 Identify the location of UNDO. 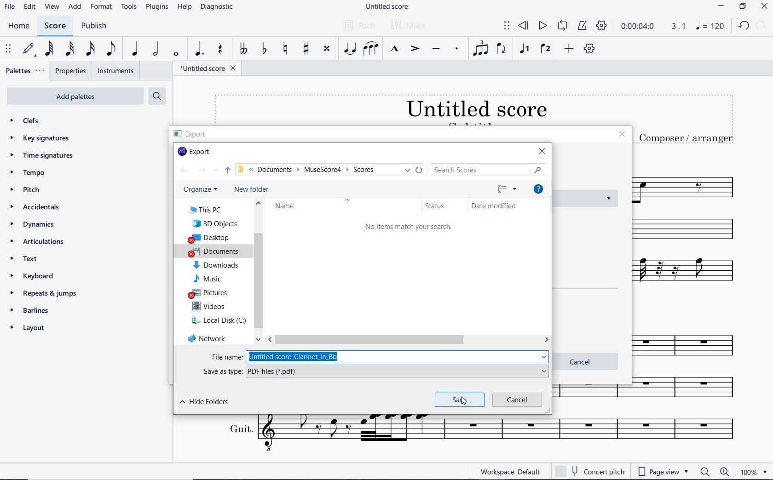
(744, 26).